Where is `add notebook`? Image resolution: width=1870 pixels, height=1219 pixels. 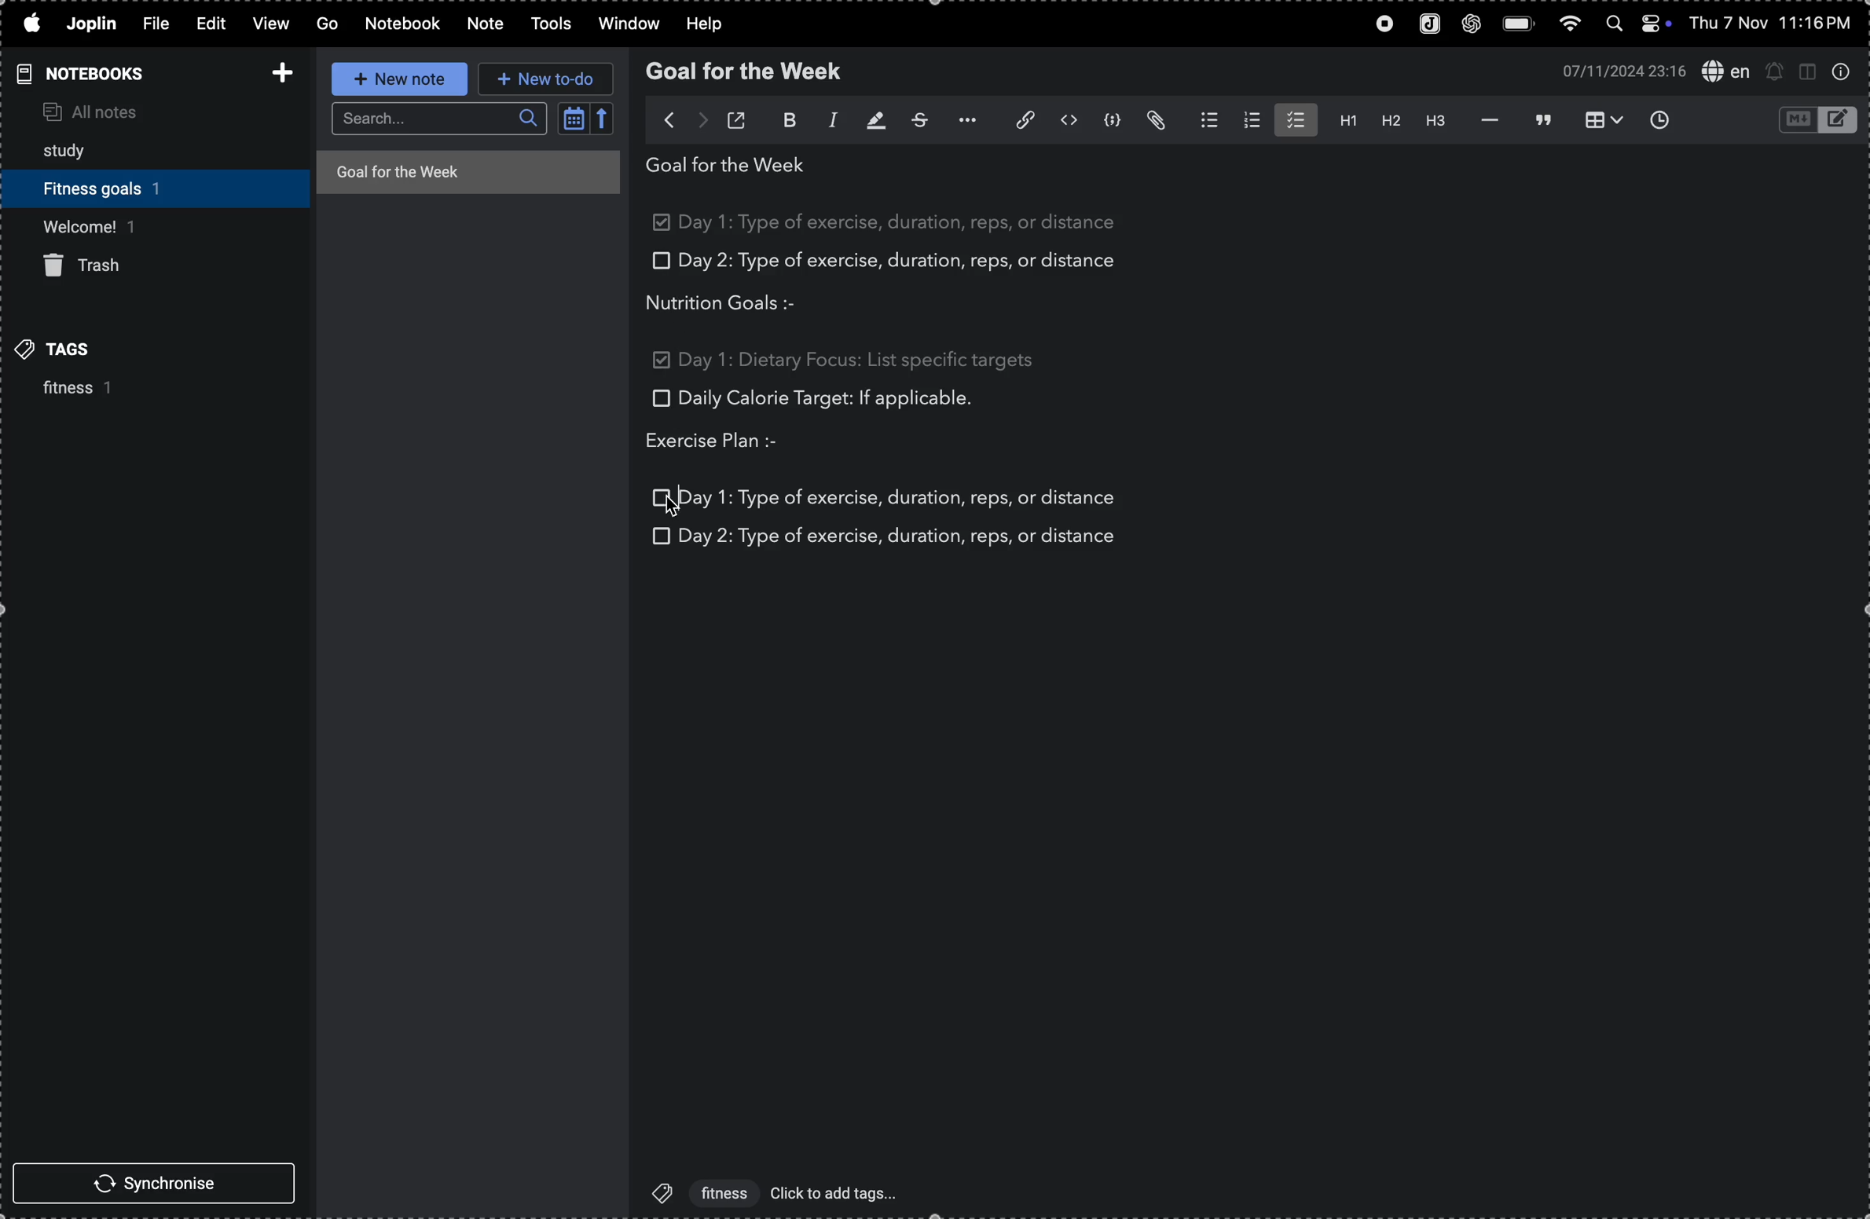
add notebook is located at coordinates (277, 71).